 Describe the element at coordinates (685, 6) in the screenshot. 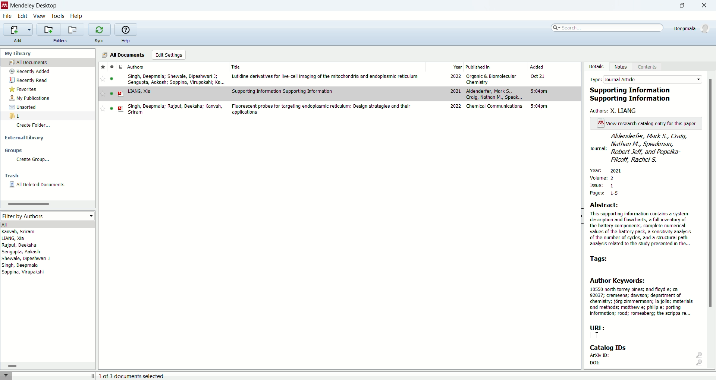

I see `maximize` at that location.